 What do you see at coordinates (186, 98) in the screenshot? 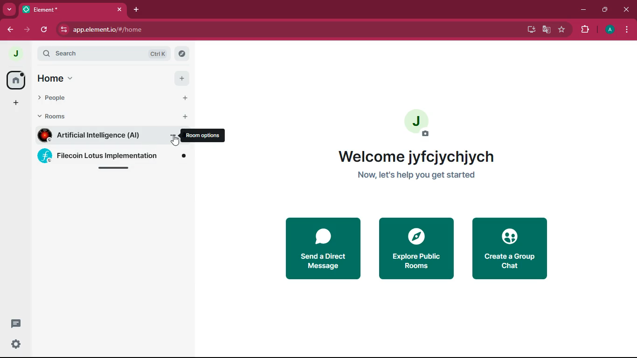
I see `add people` at bounding box center [186, 98].